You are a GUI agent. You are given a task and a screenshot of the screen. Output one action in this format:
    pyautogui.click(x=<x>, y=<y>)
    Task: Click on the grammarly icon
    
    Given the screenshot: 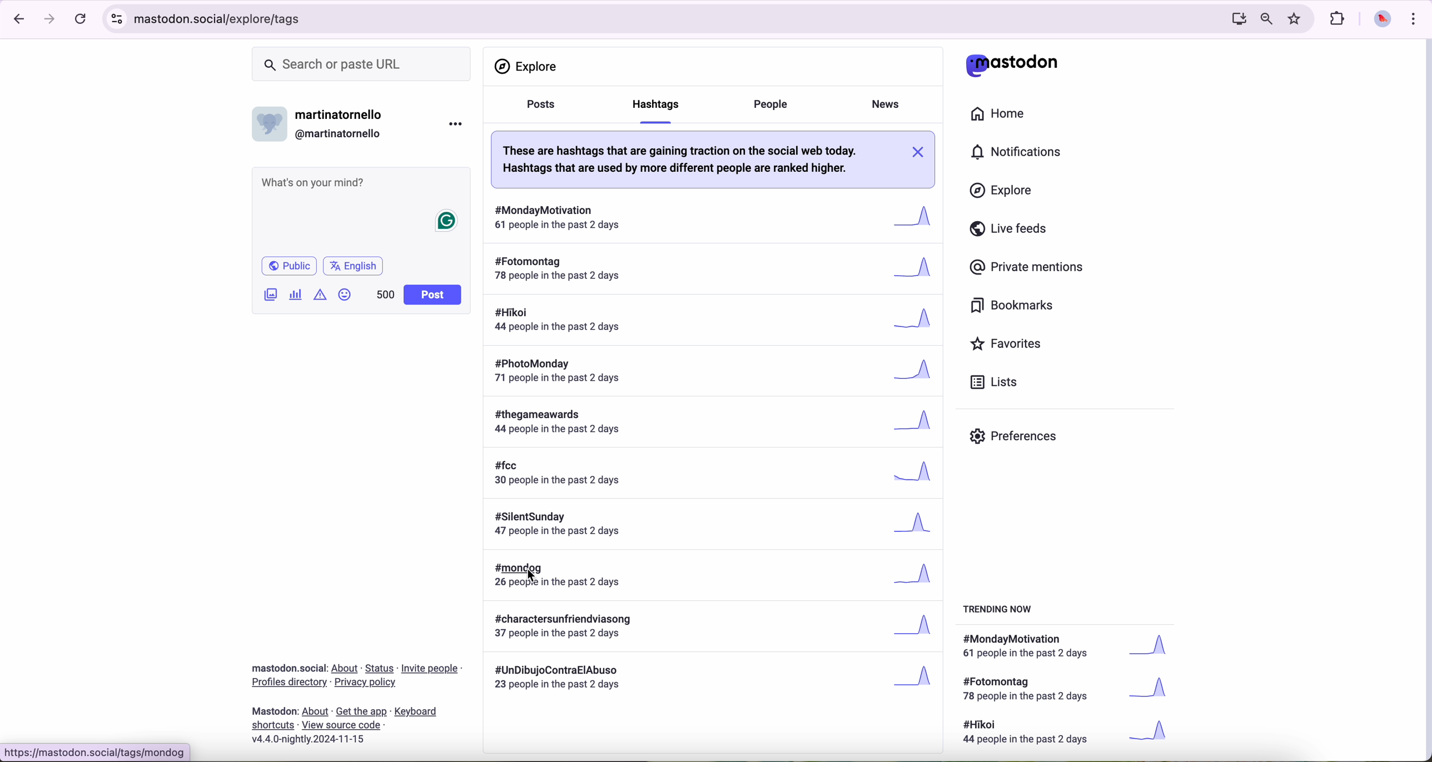 What is the action you would take?
    pyautogui.click(x=447, y=222)
    